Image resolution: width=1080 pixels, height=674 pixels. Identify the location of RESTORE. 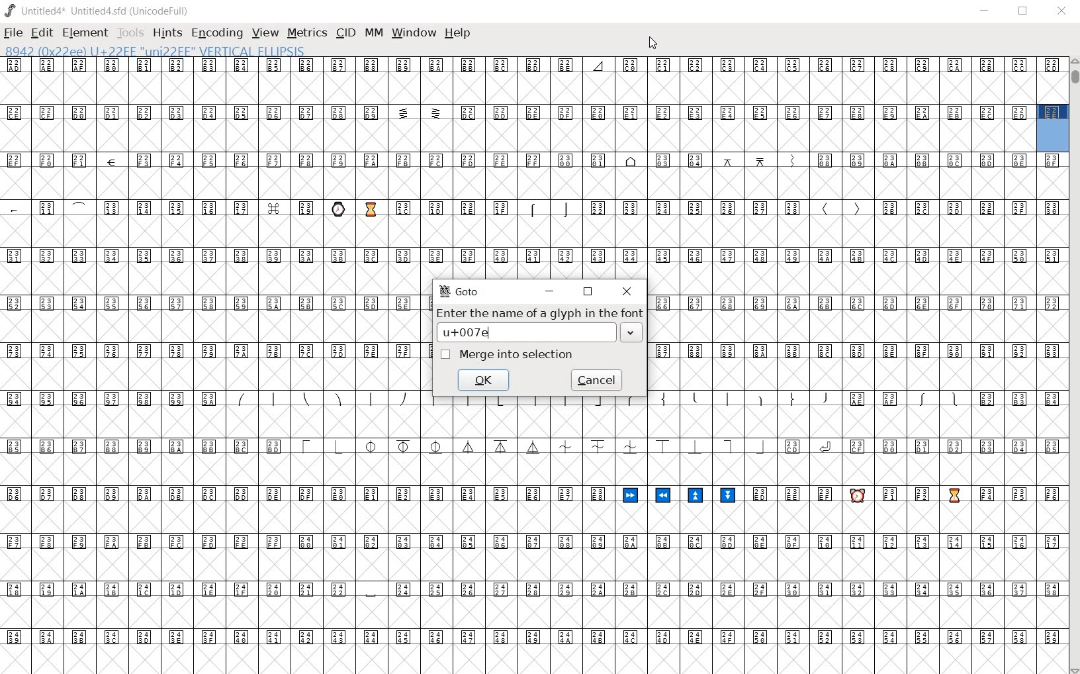
(1026, 12).